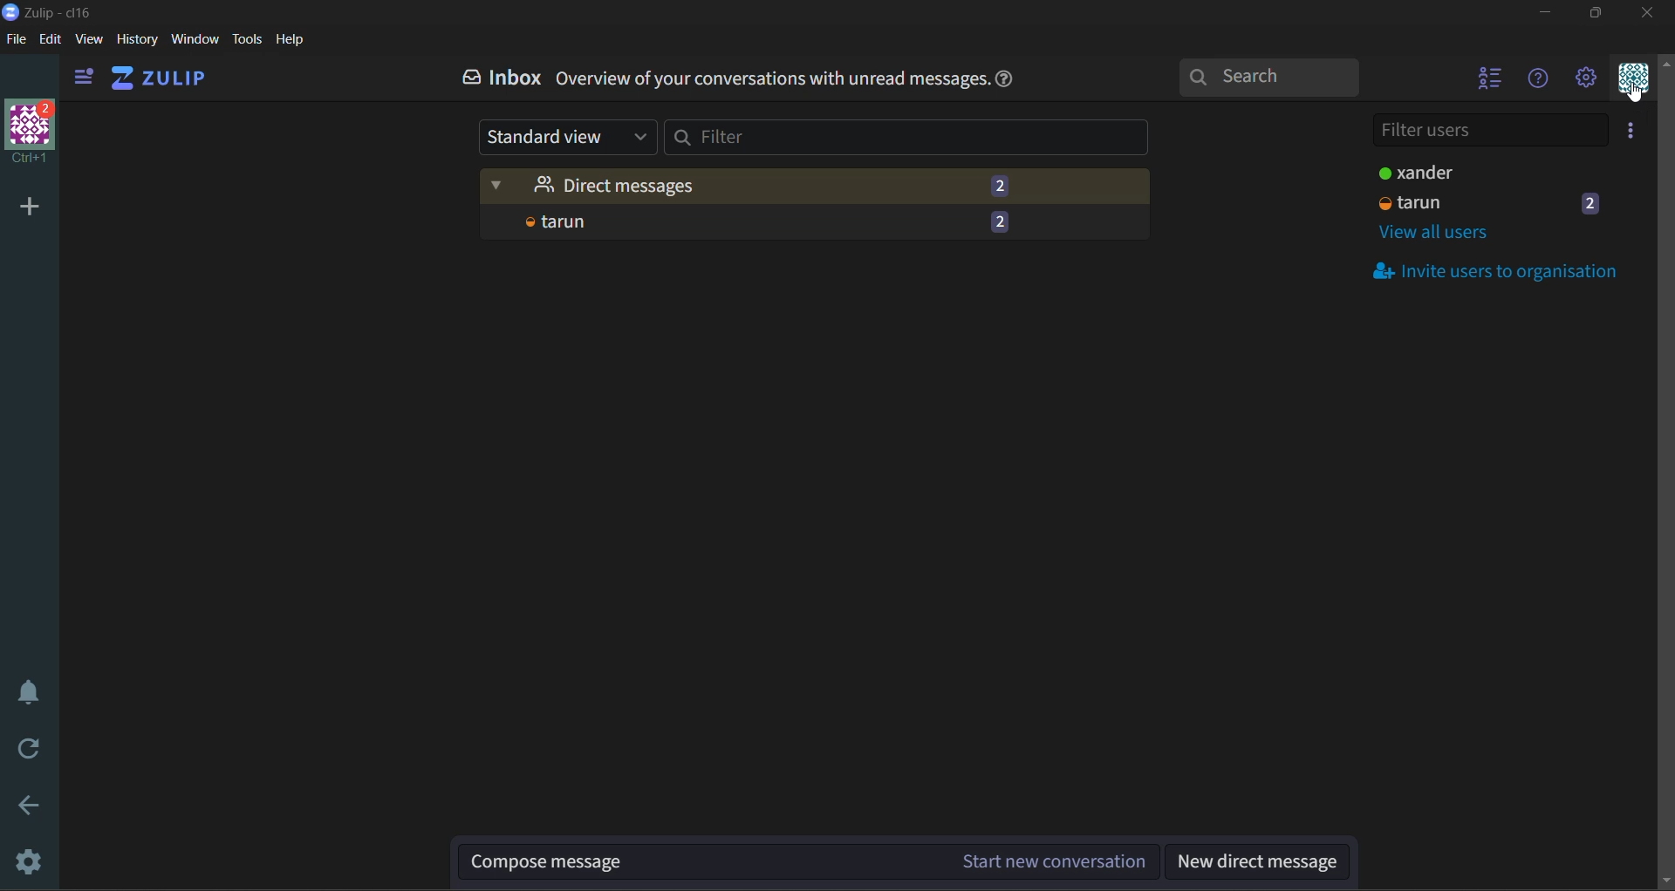  Describe the element at coordinates (1508, 270) in the screenshot. I see `invite users to organisation` at that location.